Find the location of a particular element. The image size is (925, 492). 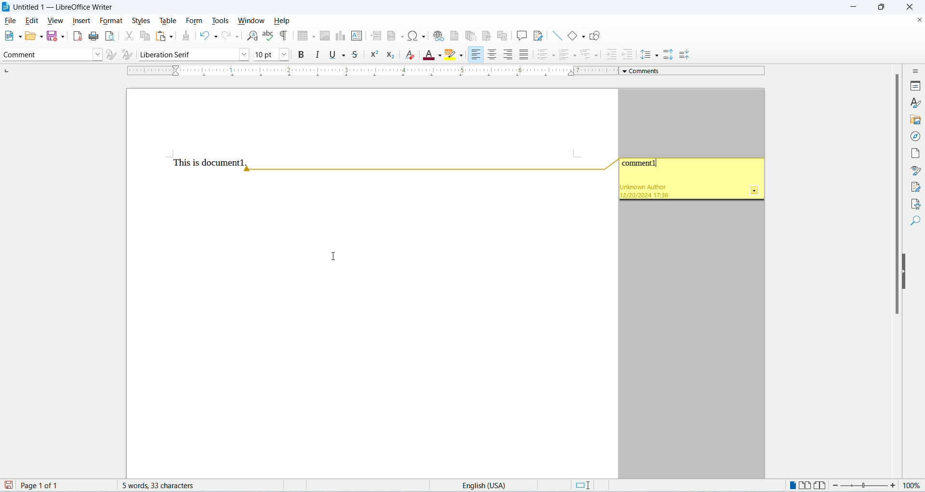

book view is located at coordinates (820, 485).